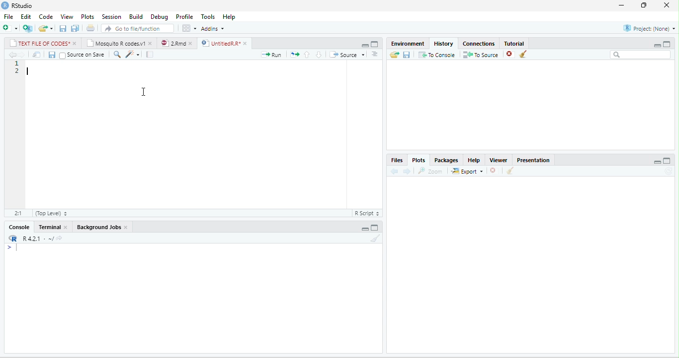  Describe the element at coordinates (374, 228) in the screenshot. I see `maximize` at that location.